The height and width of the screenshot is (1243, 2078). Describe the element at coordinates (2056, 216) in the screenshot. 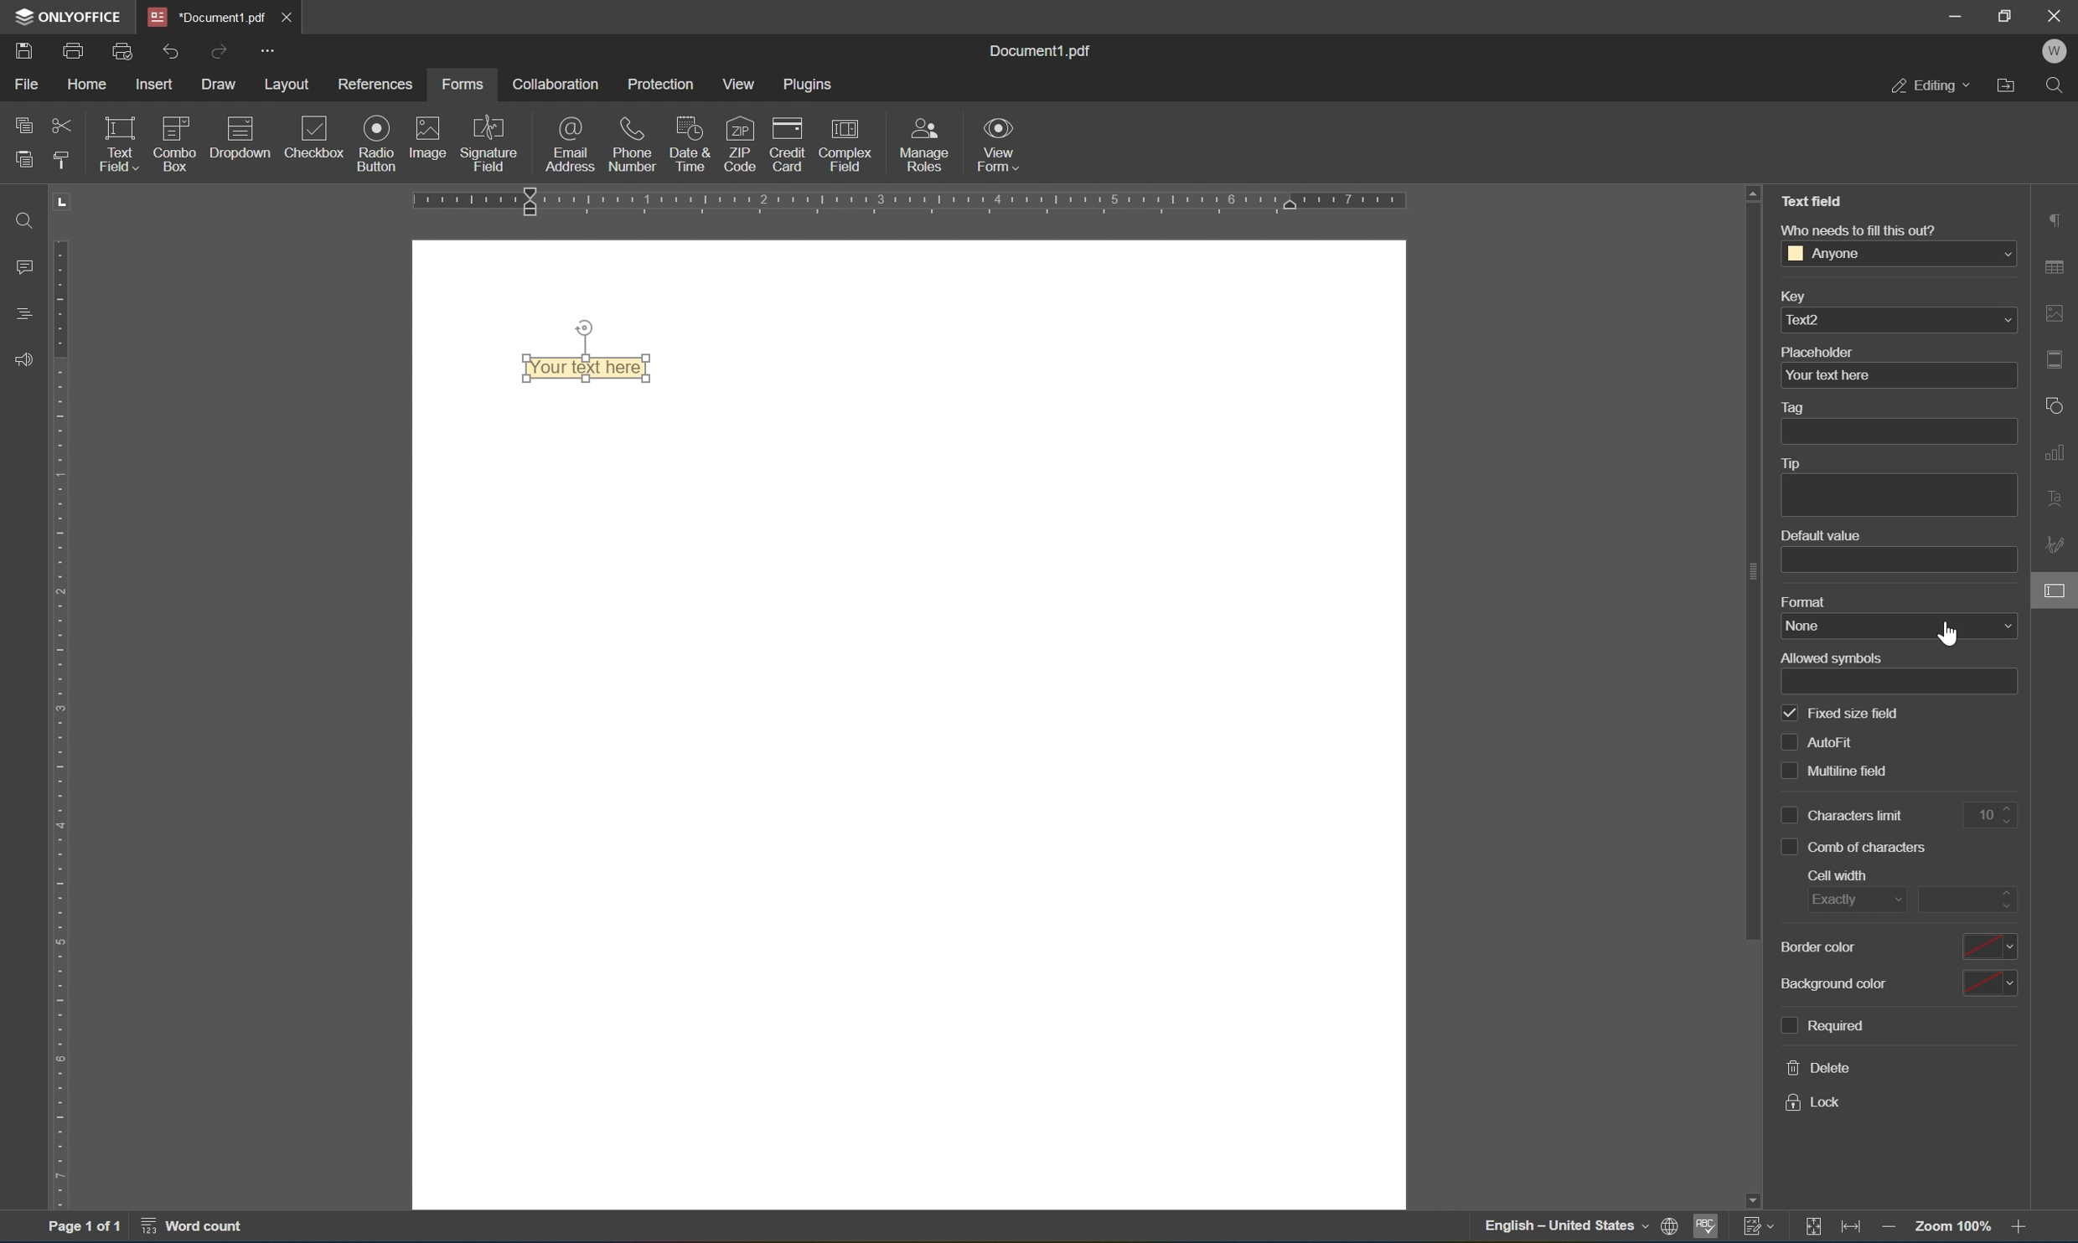

I see `paragraph settings` at that location.